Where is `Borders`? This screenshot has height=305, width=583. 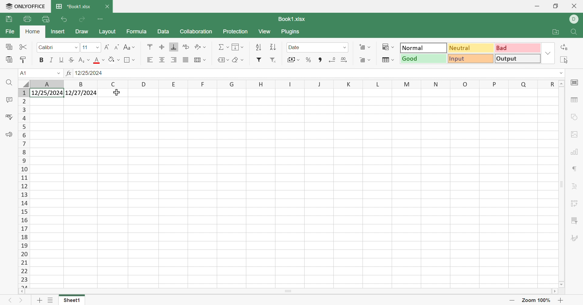 Borders is located at coordinates (129, 60).